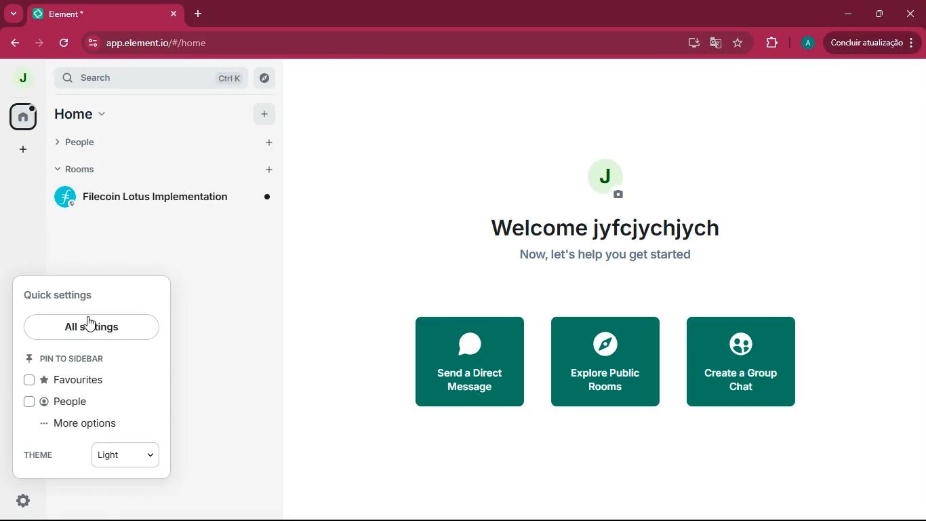 The image size is (926, 521). What do you see at coordinates (691, 43) in the screenshot?
I see `desktop` at bounding box center [691, 43].